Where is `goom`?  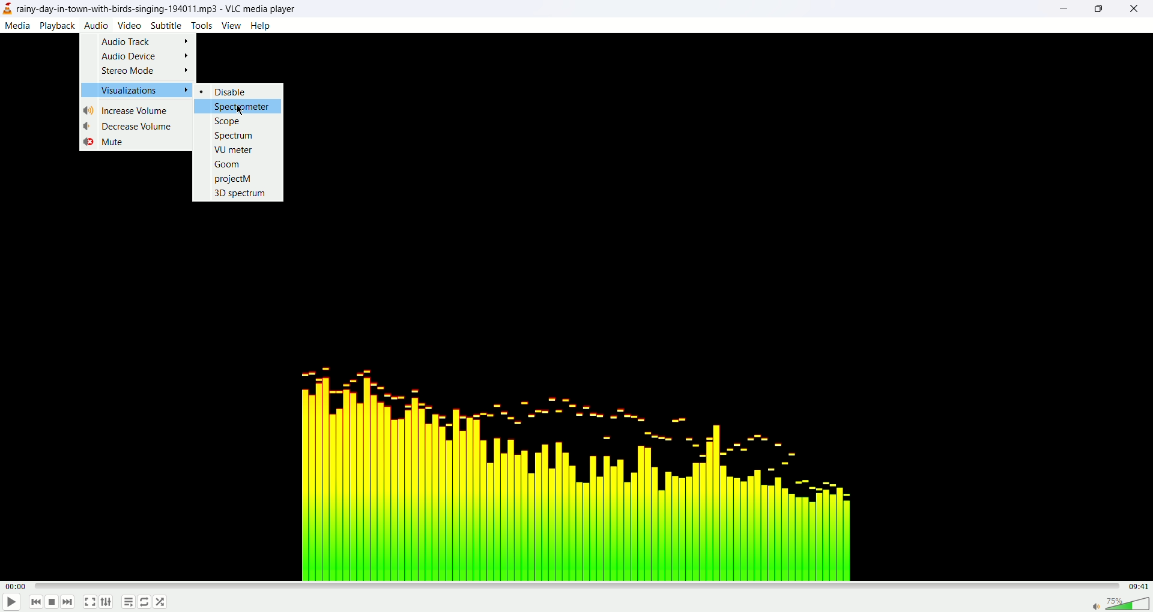
goom is located at coordinates (228, 163).